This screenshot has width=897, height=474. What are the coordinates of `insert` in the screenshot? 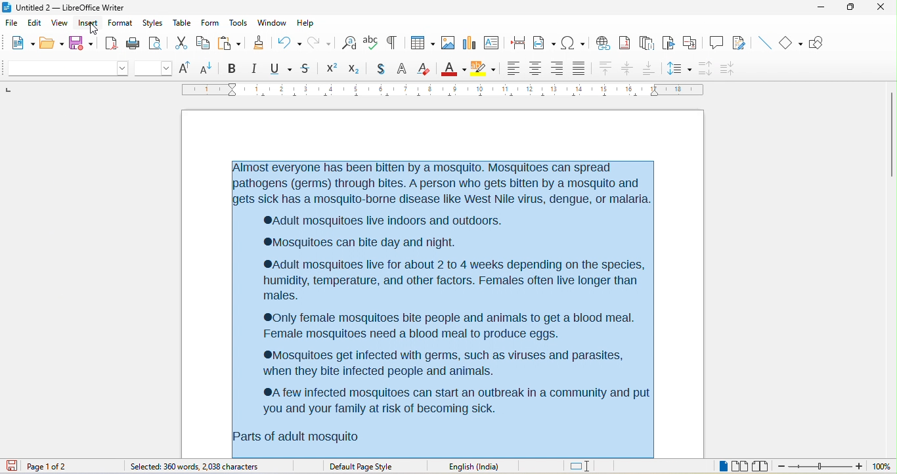 It's located at (88, 22).